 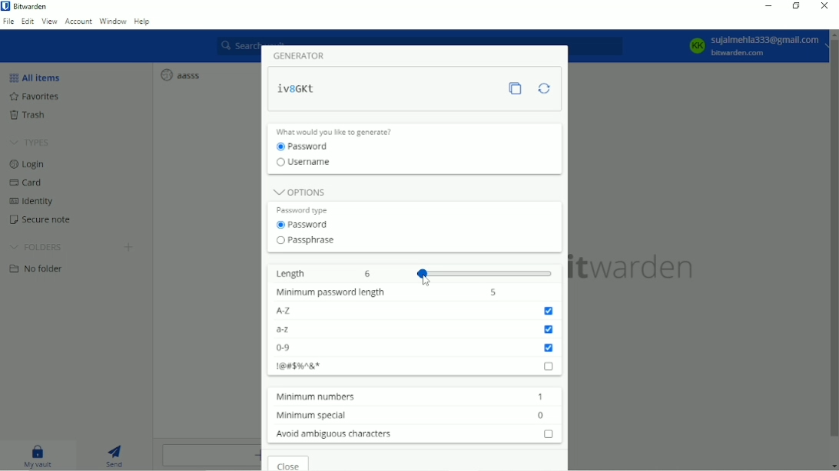 I want to click on 0-9, so click(x=415, y=348).